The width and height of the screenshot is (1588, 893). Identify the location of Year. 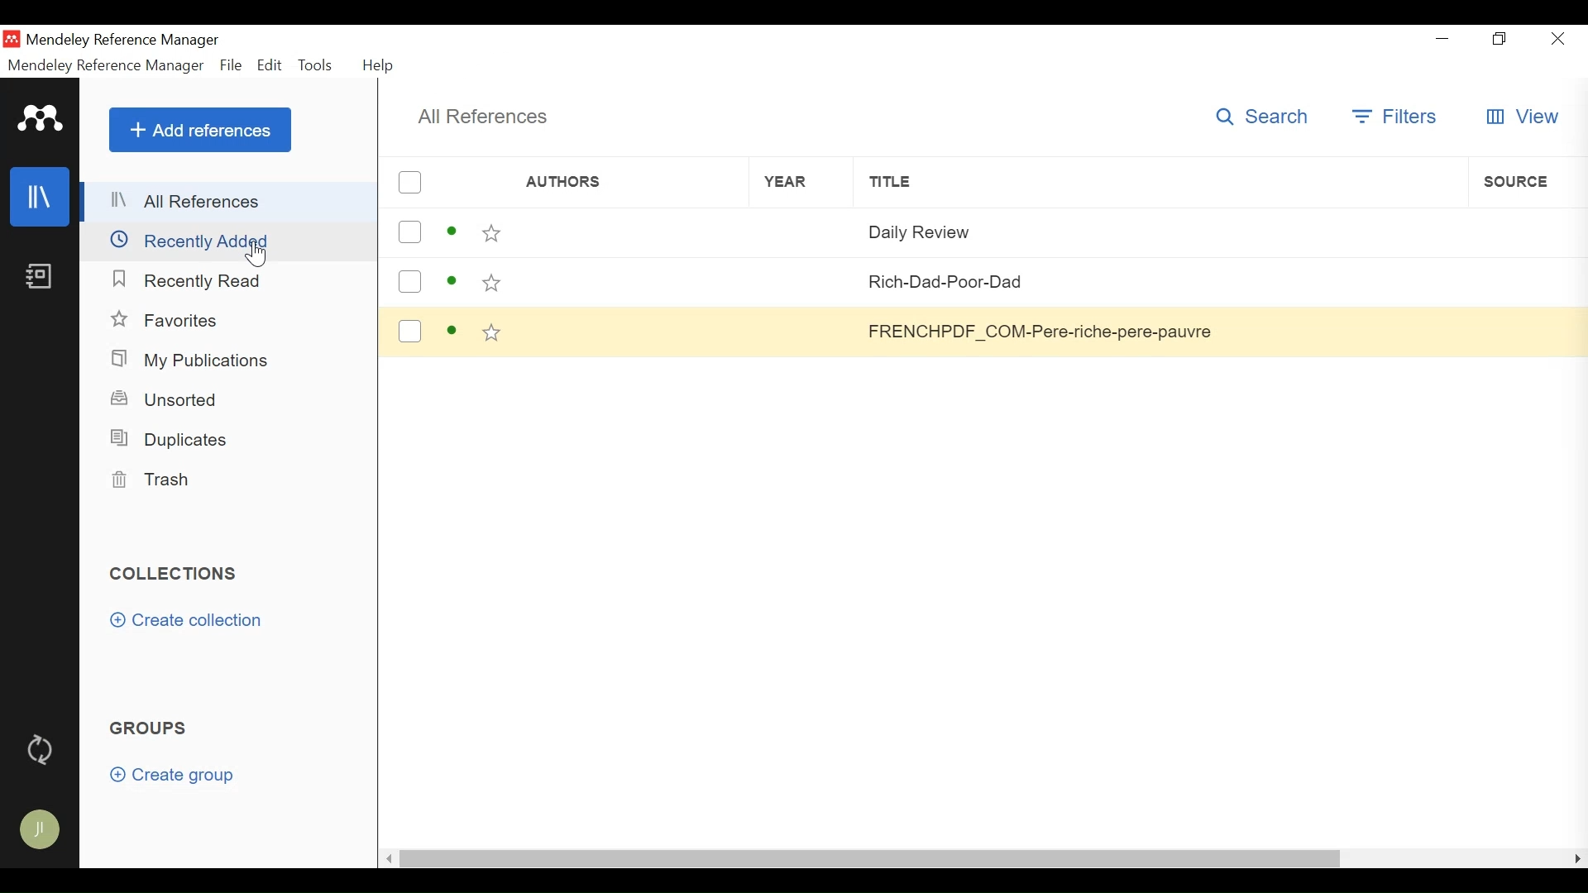
(777, 285).